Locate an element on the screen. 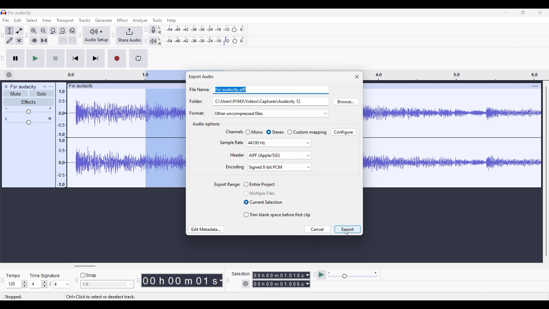  Transport menu is located at coordinates (65, 21).